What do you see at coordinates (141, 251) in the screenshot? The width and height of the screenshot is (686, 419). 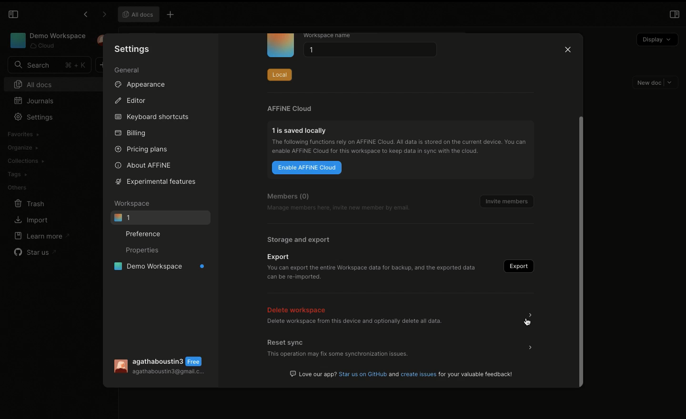 I see `Properties` at bounding box center [141, 251].